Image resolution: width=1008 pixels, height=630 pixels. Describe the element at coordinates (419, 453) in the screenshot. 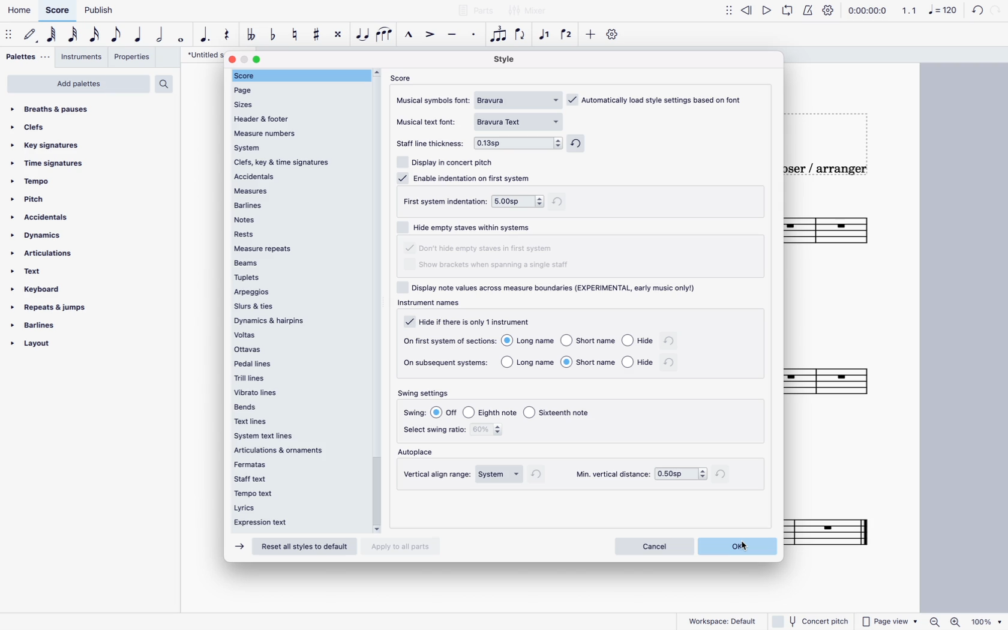

I see `autoplace` at that location.